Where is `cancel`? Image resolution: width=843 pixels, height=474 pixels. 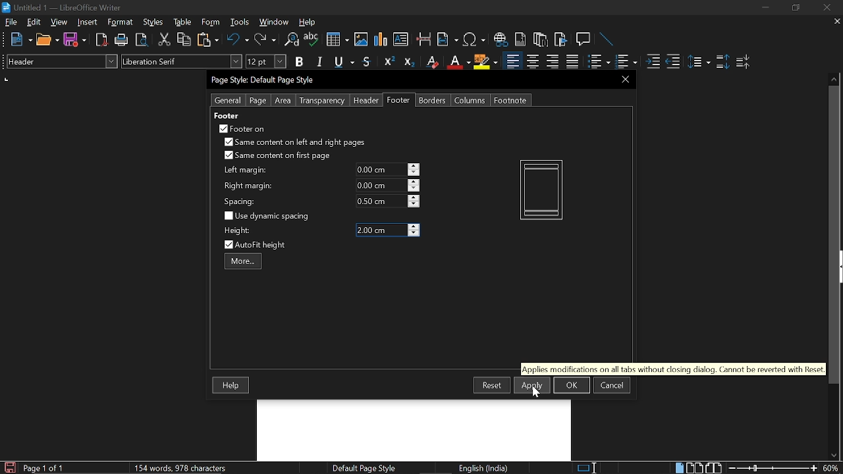
cancel is located at coordinates (612, 385).